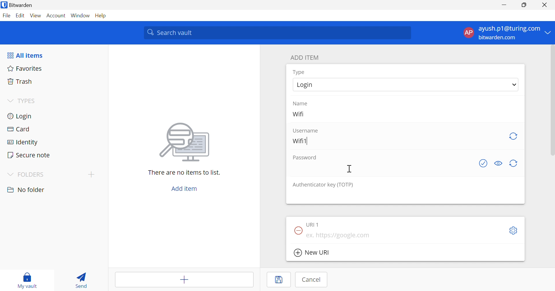 The height and width of the screenshot is (291, 555). I want to click on Drop Down, so click(10, 101).